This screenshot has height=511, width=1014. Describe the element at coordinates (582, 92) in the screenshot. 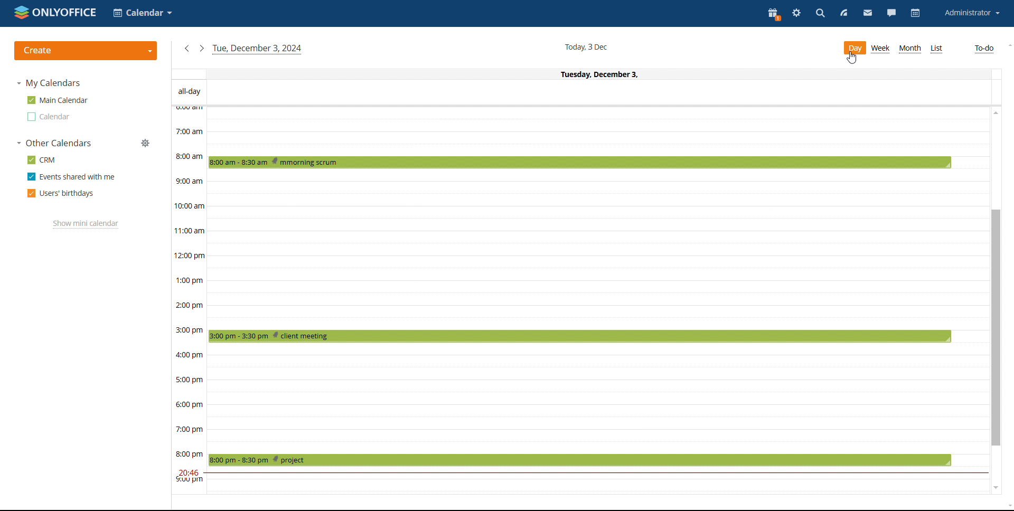

I see `all day event` at that location.